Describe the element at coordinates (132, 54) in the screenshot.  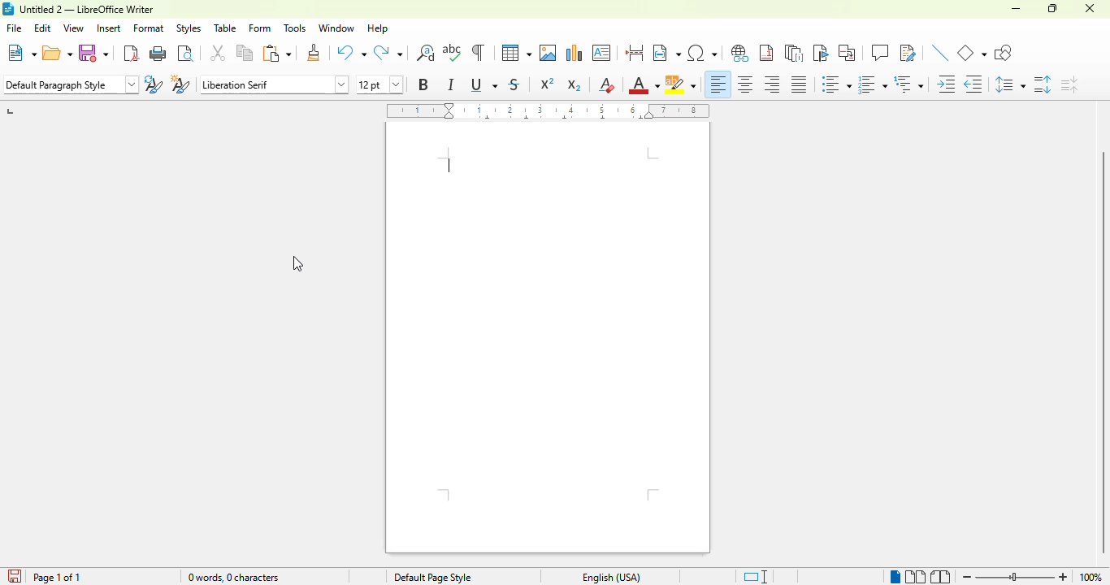
I see `export directly as PDF` at that location.